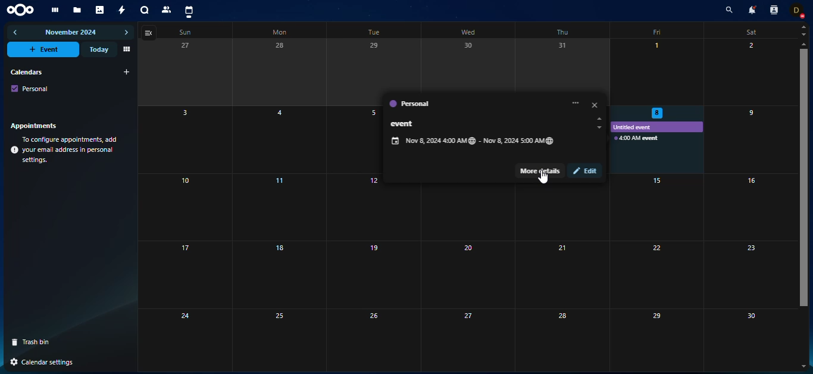  Describe the element at coordinates (751, 10) in the screenshot. I see `notifications` at that location.